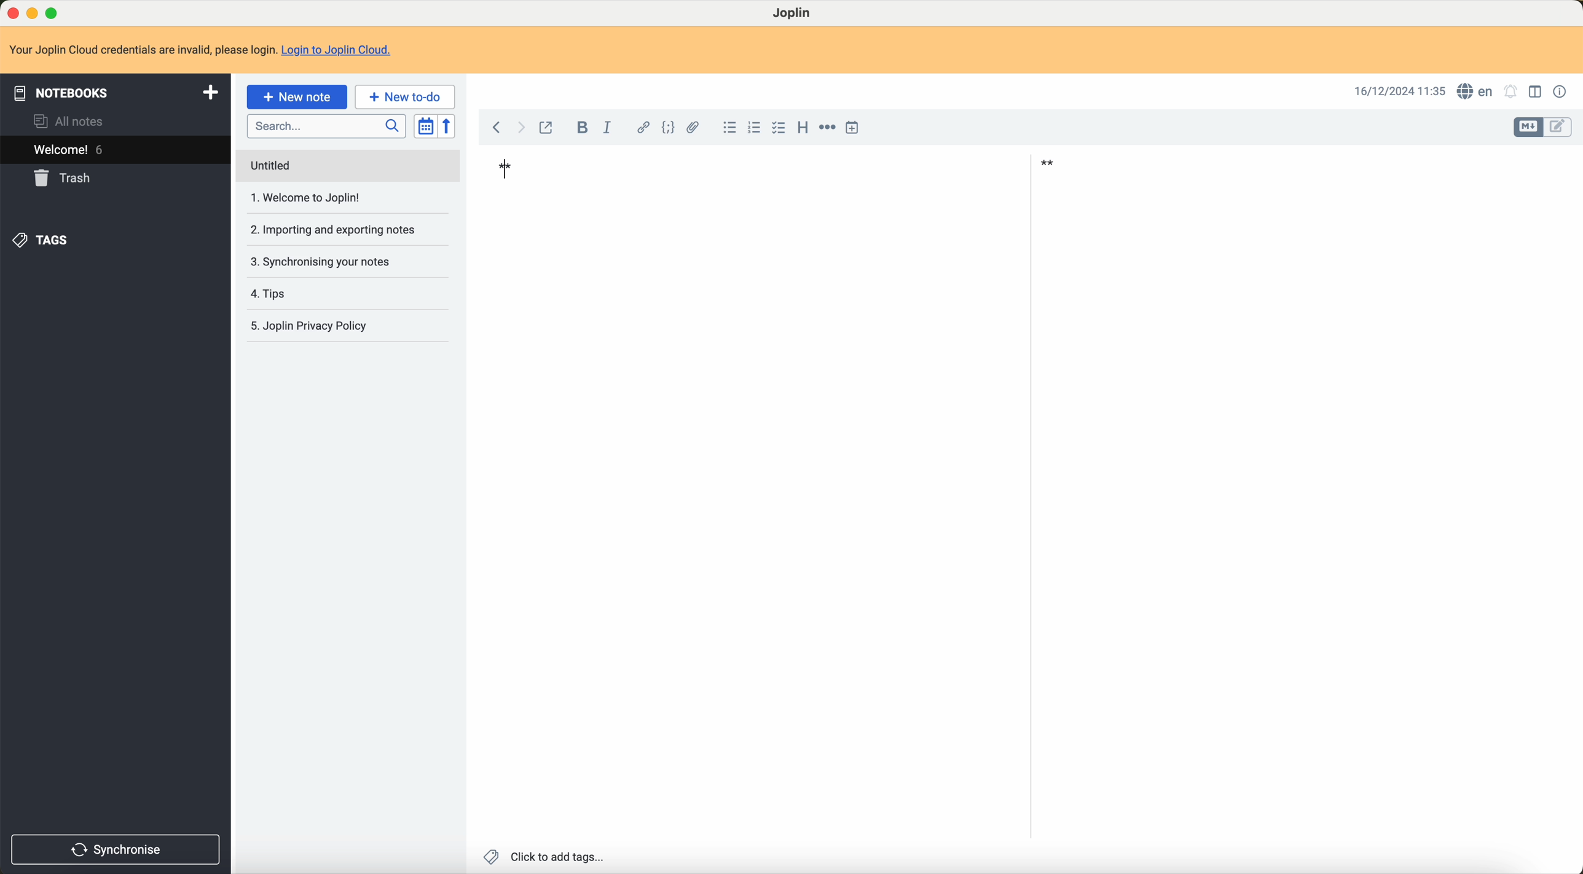 This screenshot has height=874, width=1583. I want to click on click to add tags, so click(545, 856).